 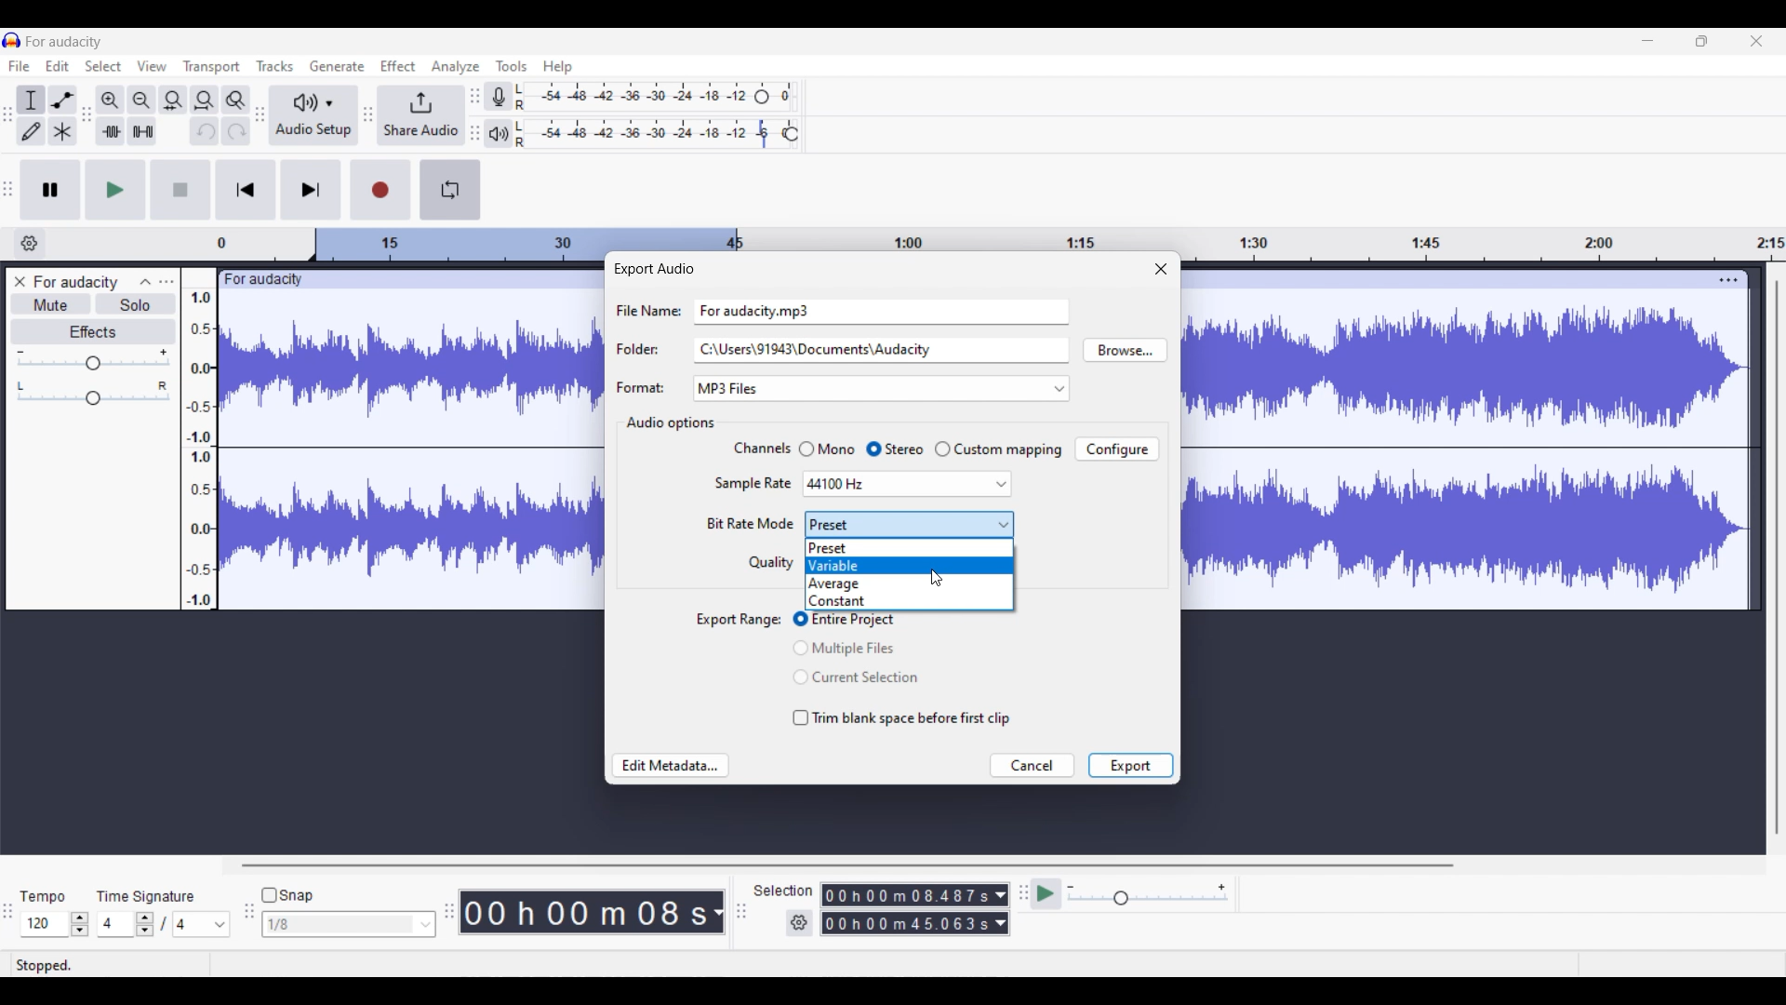 I want to click on Effect menu, so click(x=397, y=65).